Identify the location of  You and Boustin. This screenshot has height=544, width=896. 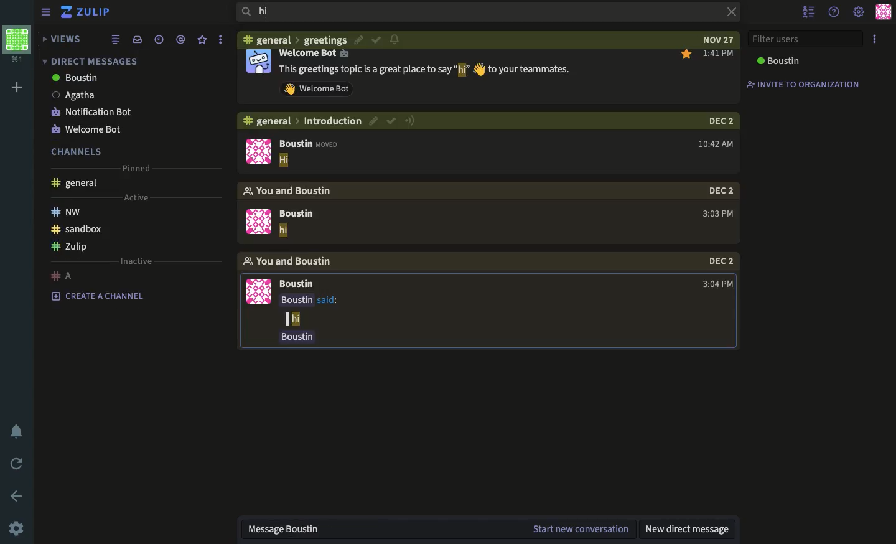
(297, 262).